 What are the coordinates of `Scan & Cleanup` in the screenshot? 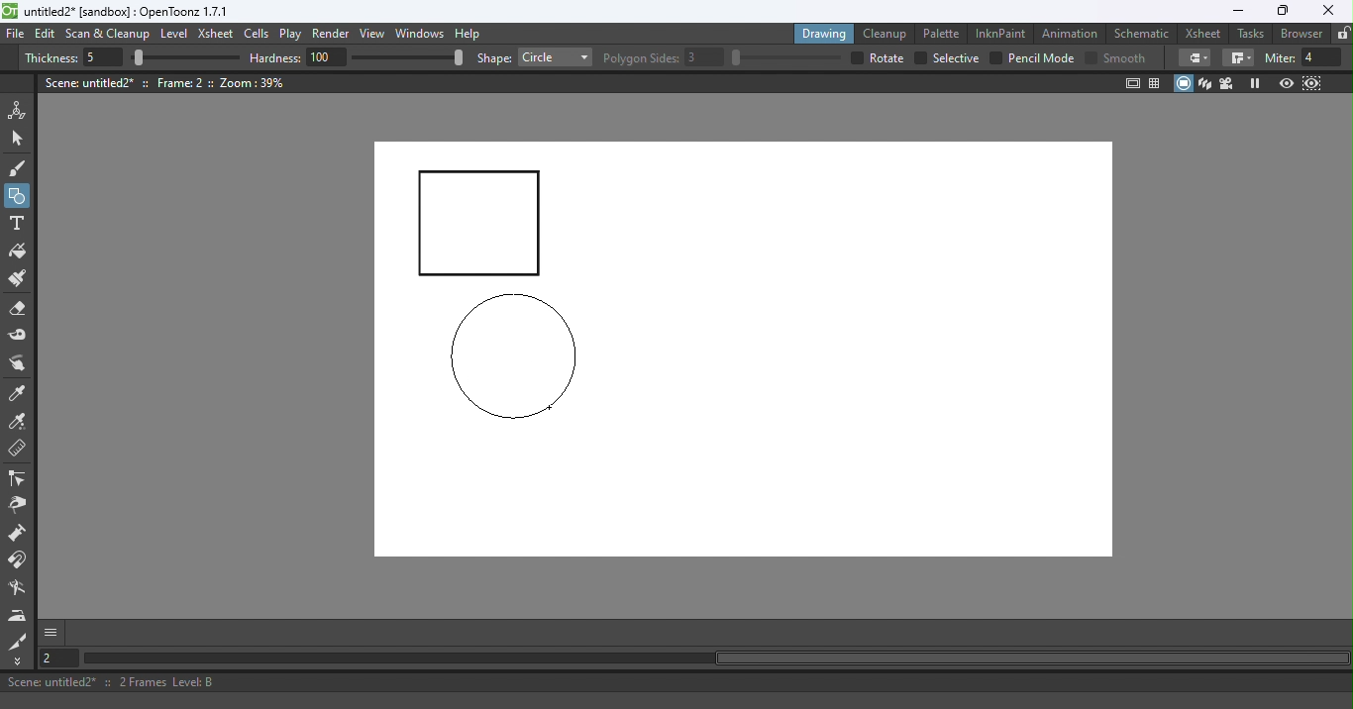 It's located at (108, 36).